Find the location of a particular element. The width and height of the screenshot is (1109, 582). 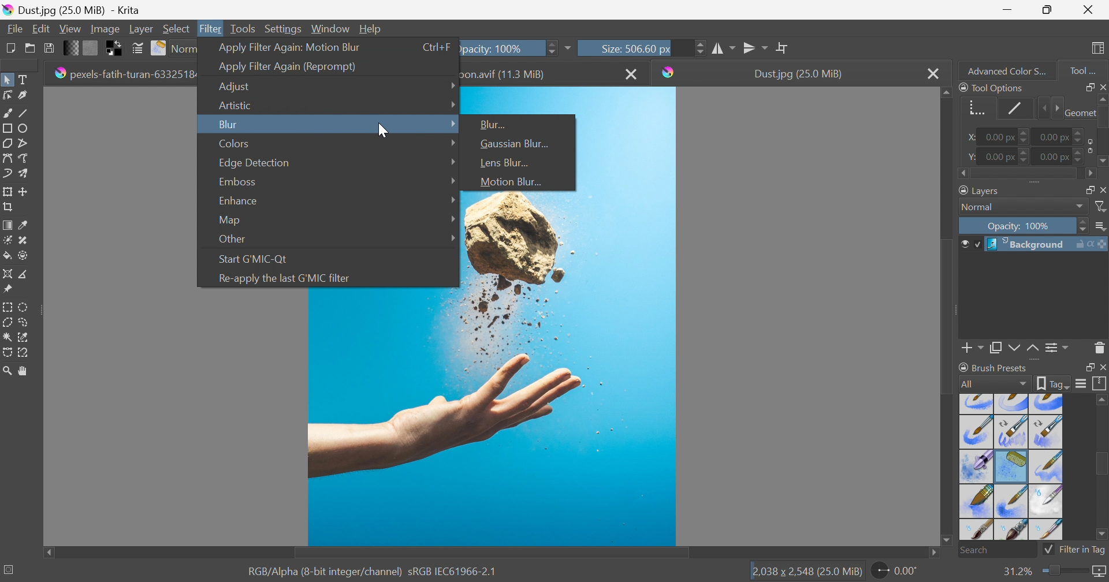

2,038*2,548 (25.0 MB) is located at coordinates (807, 572).